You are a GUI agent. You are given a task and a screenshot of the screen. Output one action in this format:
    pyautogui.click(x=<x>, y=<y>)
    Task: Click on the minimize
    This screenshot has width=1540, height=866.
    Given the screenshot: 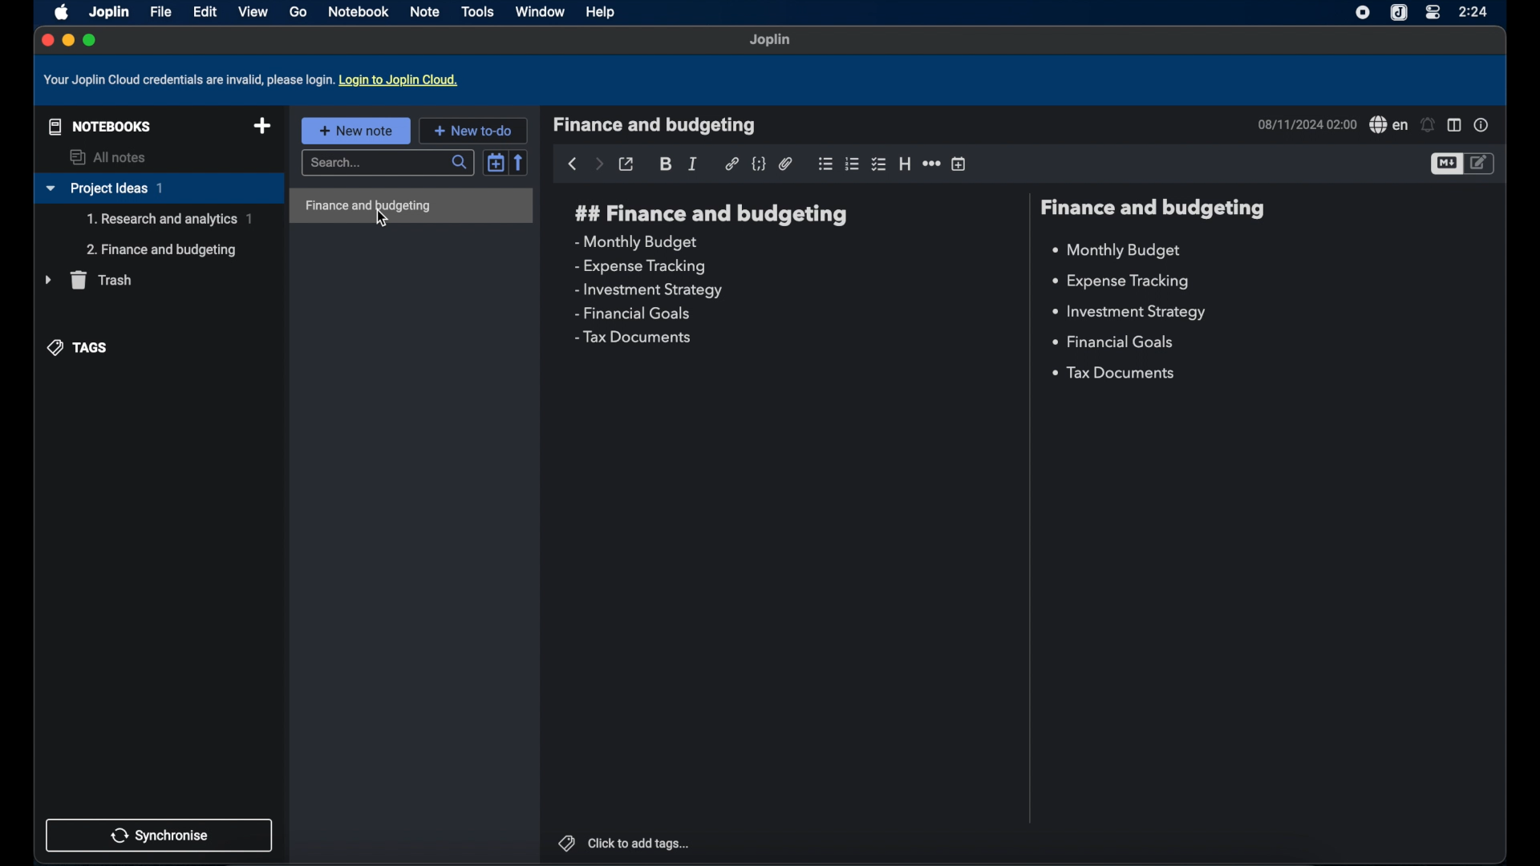 What is the action you would take?
    pyautogui.click(x=67, y=41)
    